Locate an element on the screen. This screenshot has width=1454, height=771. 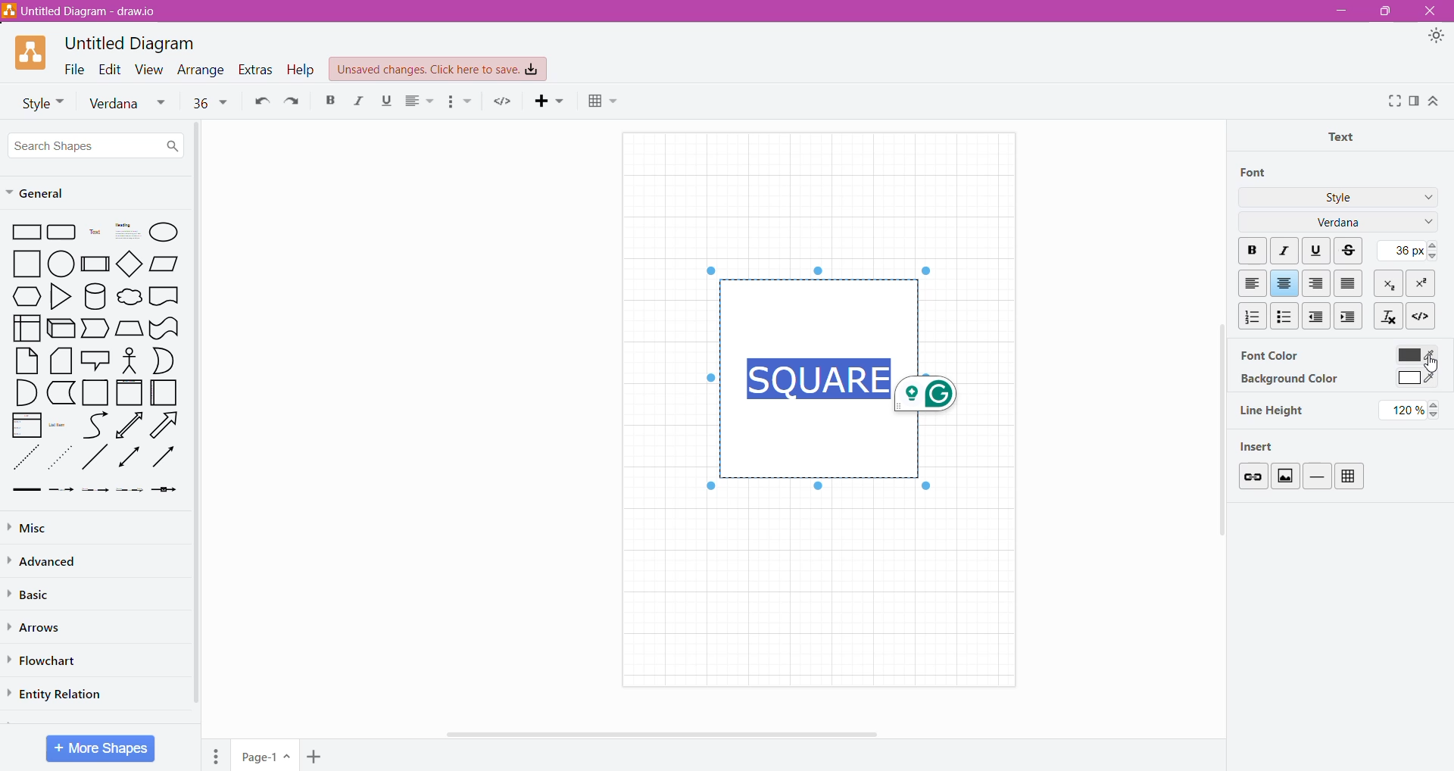
Rectangle grid is located at coordinates (64, 231).